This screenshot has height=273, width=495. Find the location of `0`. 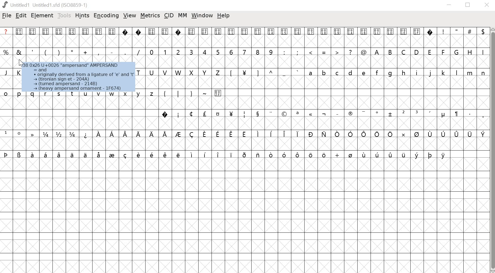

0 is located at coordinates (20, 134).